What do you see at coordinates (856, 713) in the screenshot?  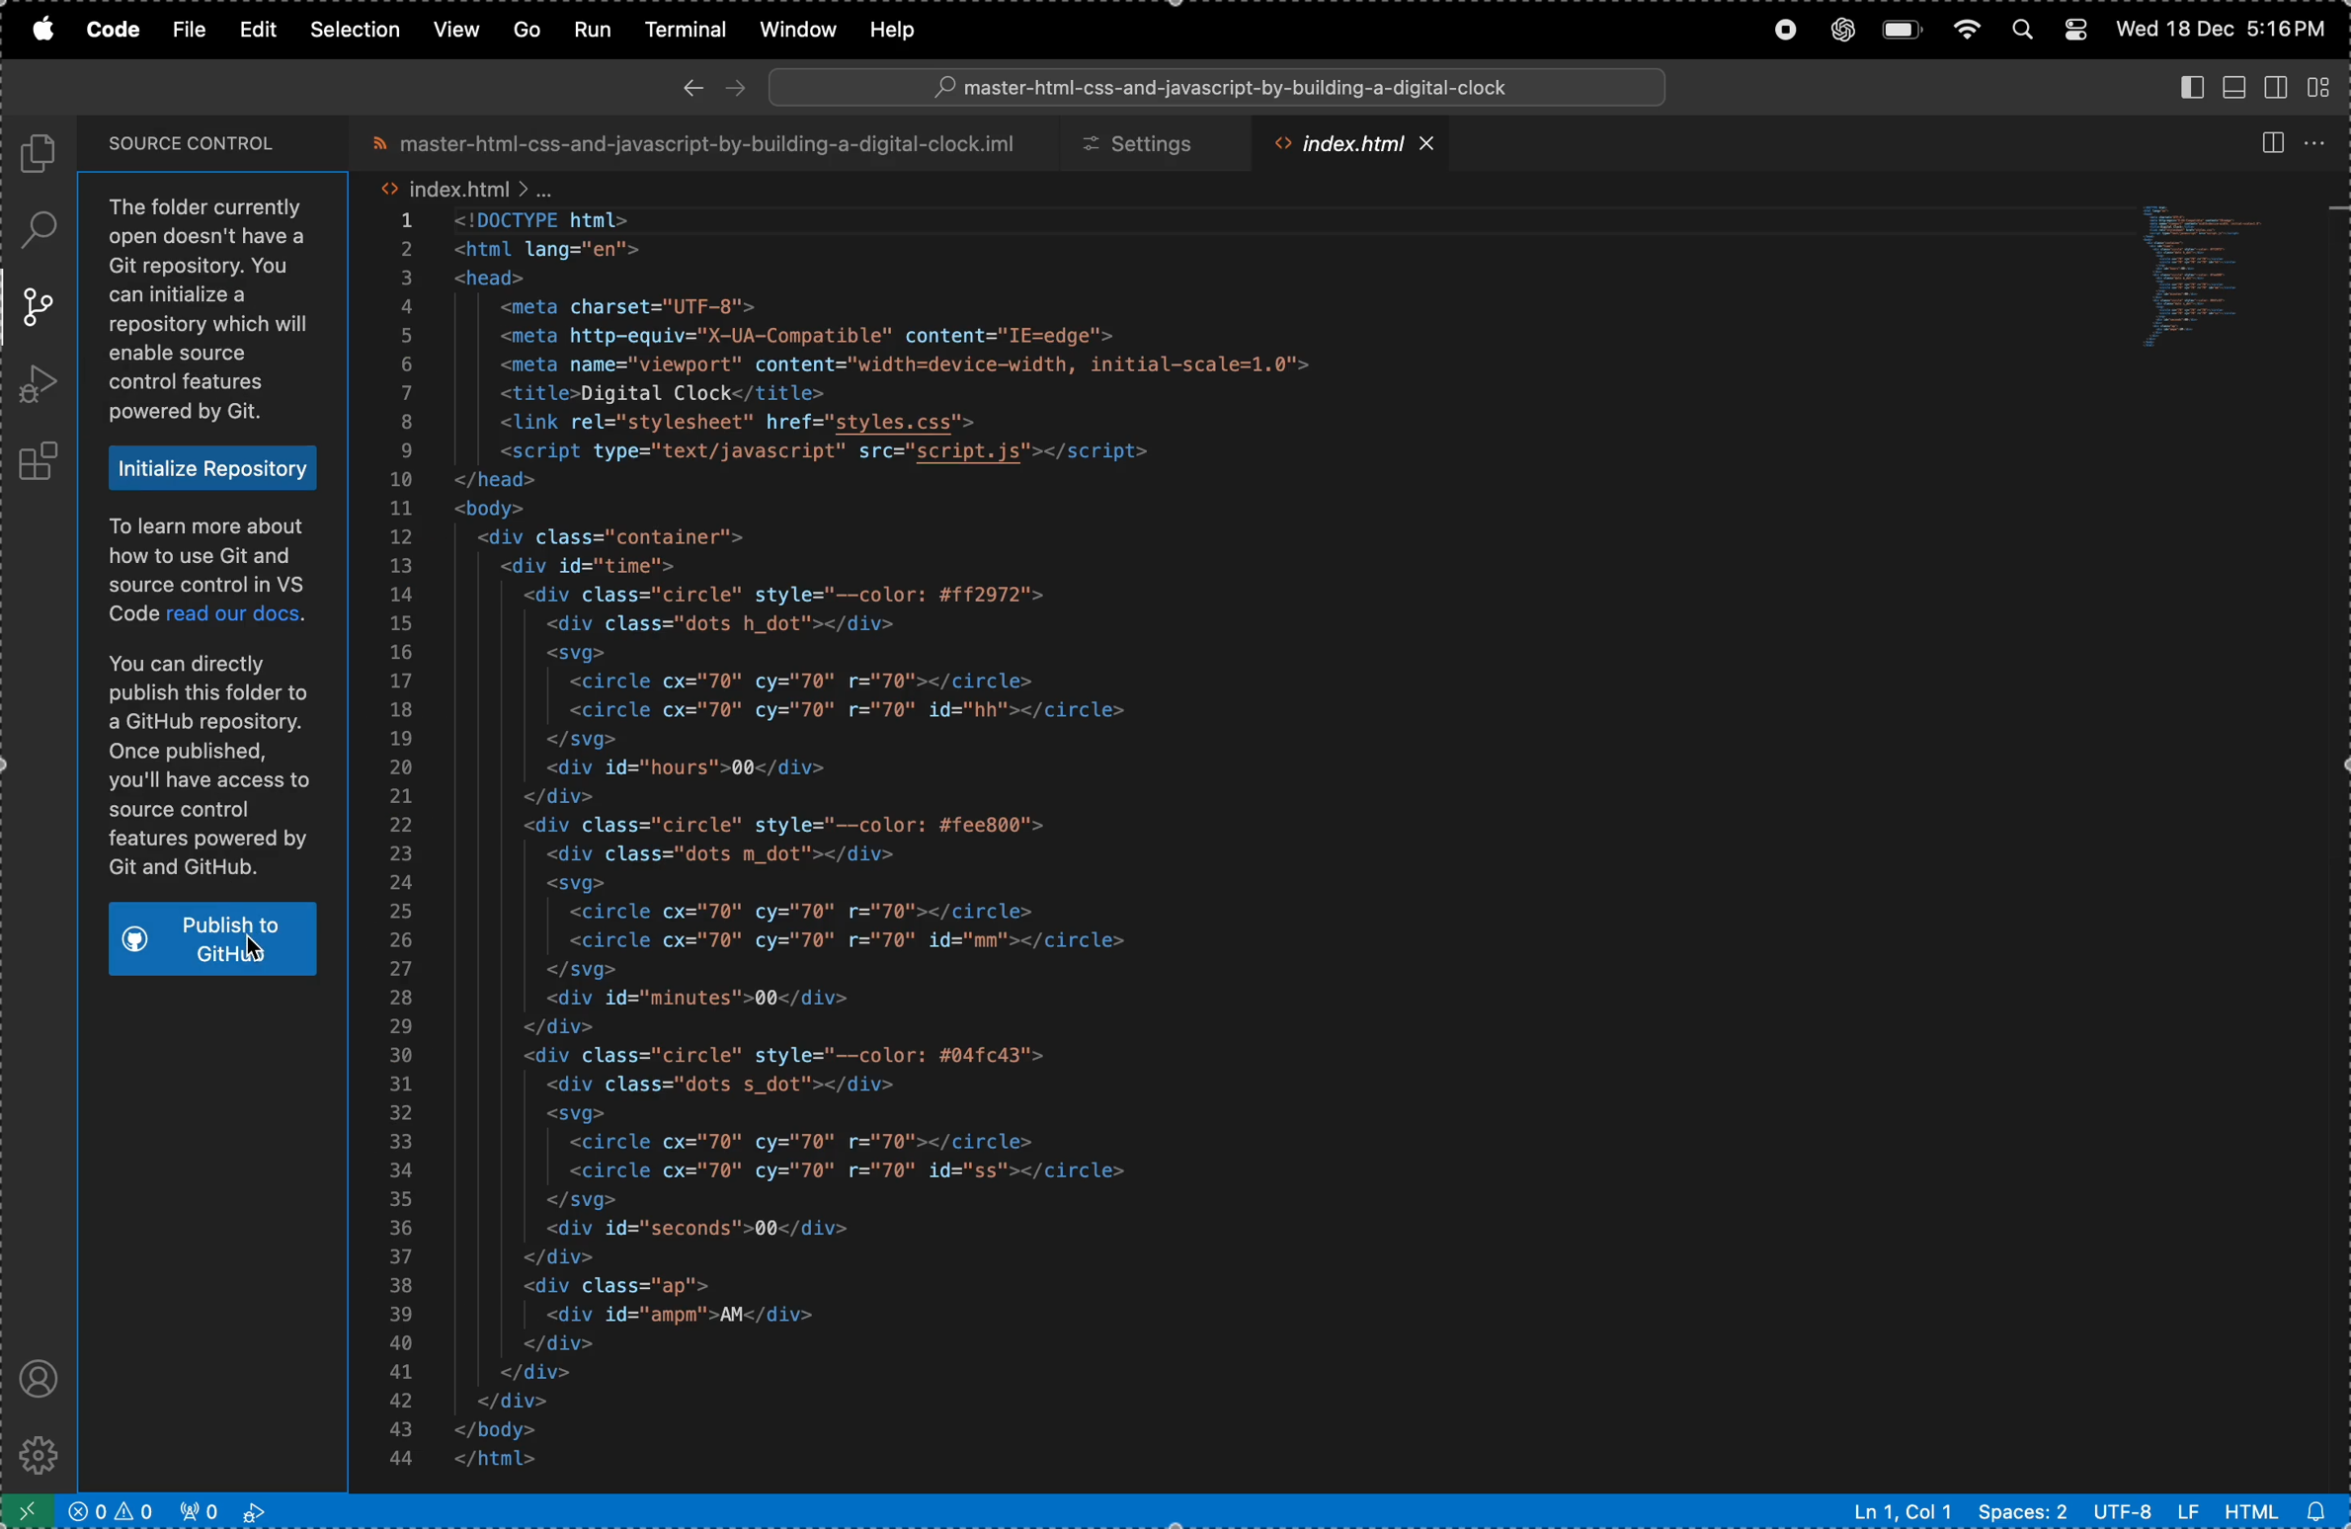 I see `<circle cx="70" cy="70" r="70" id="hh"></circle>` at bounding box center [856, 713].